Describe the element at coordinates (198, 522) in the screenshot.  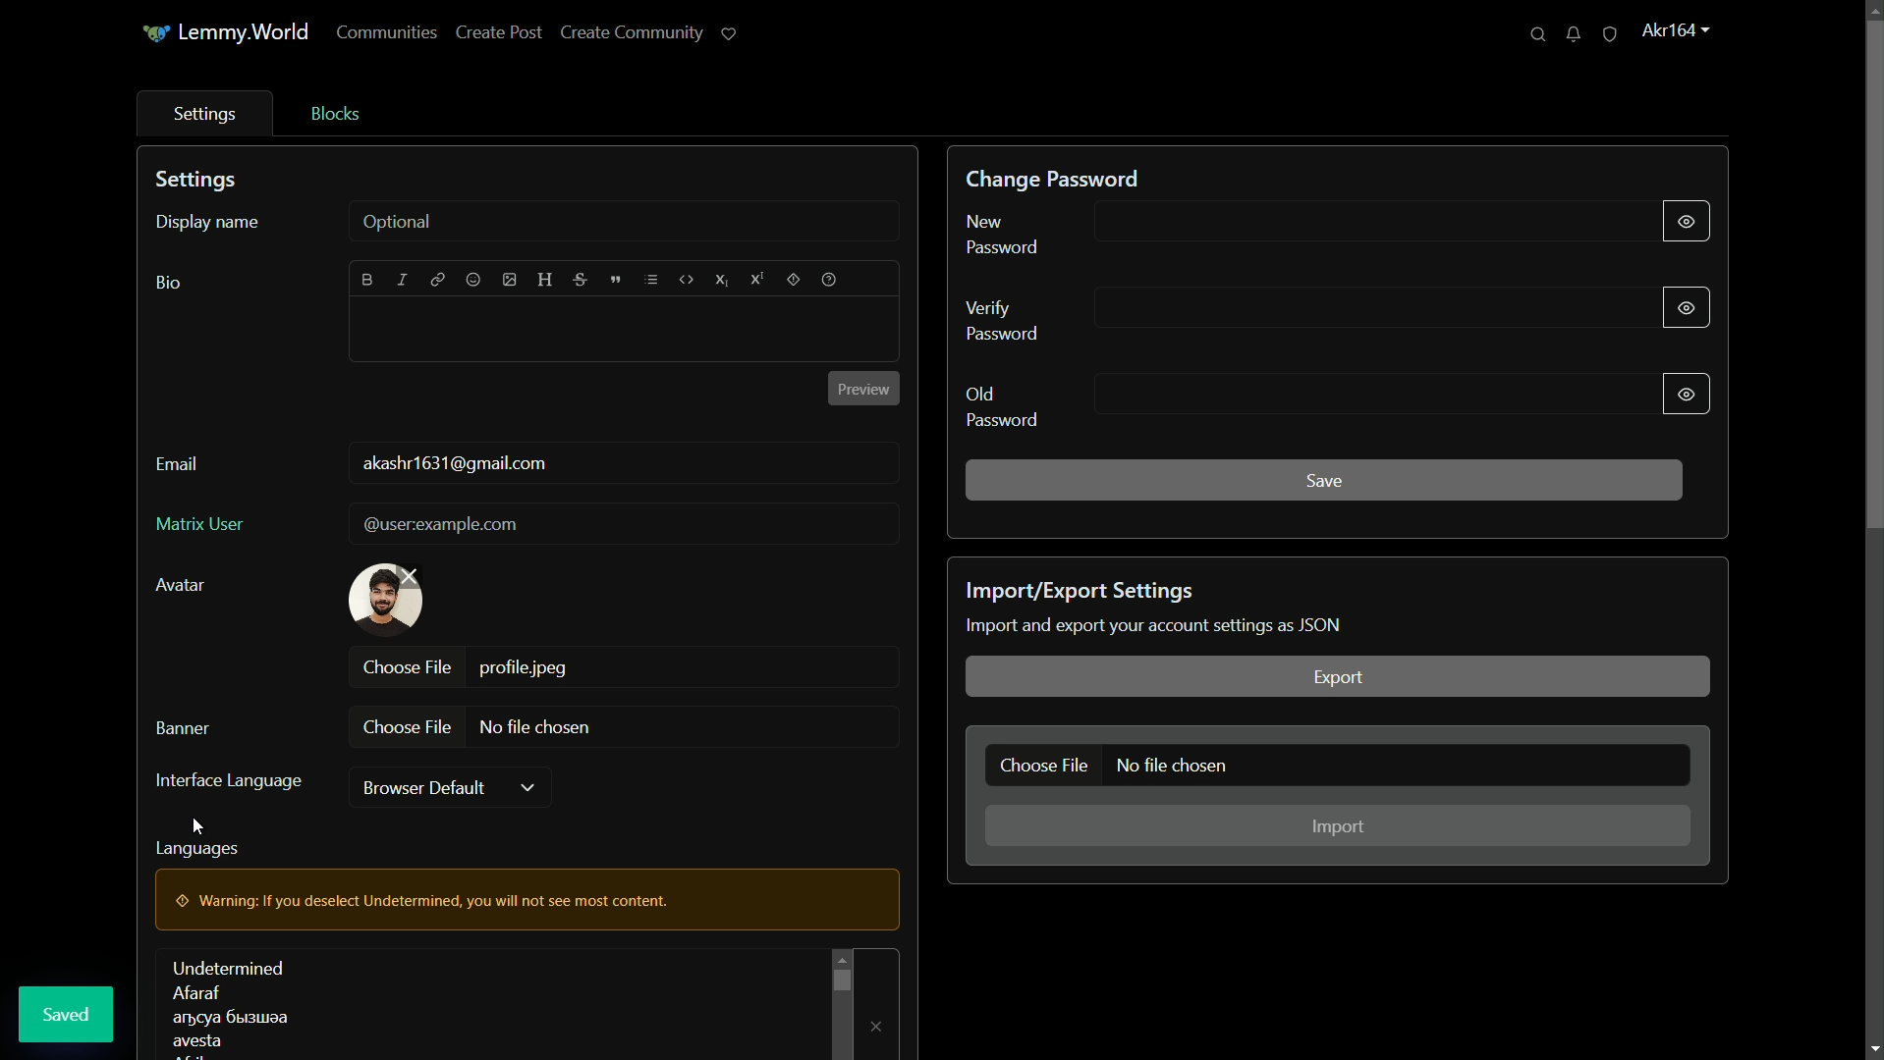
I see `matrix user` at that location.